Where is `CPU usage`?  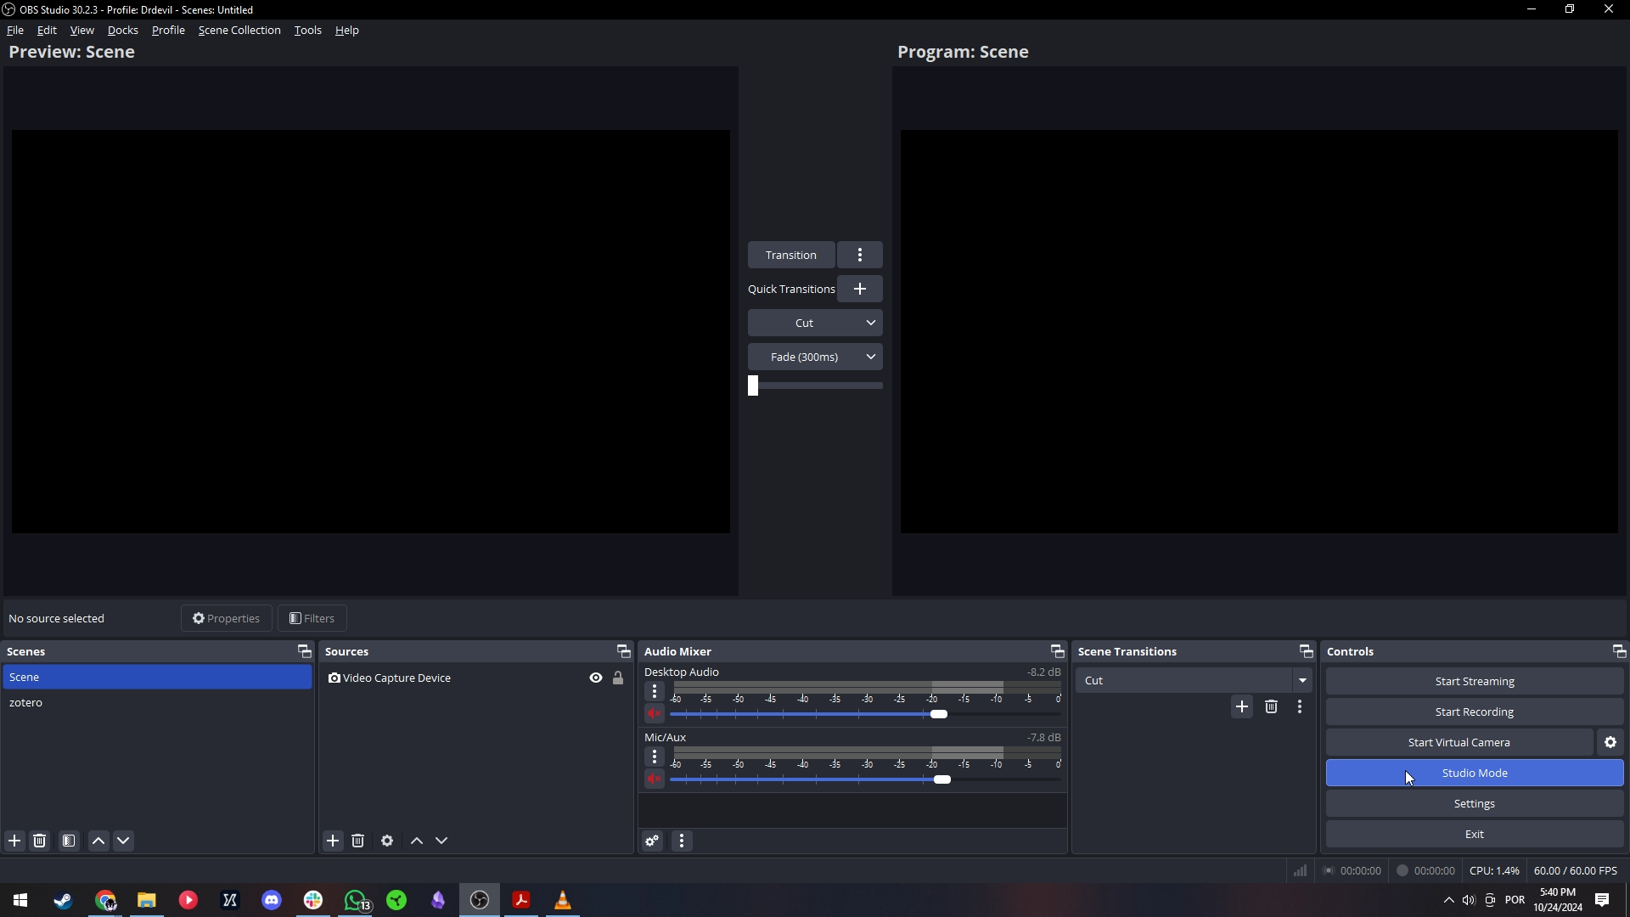
CPU usage is located at coordinates (1493, 869).